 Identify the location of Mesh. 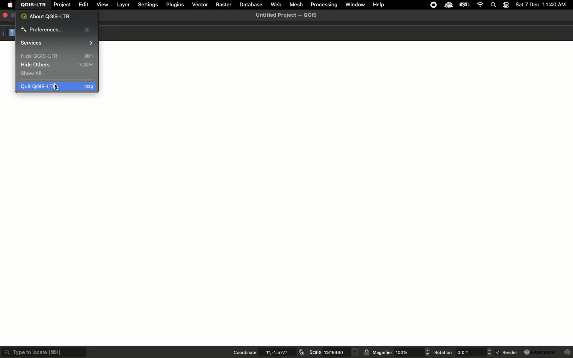
(296, 4).